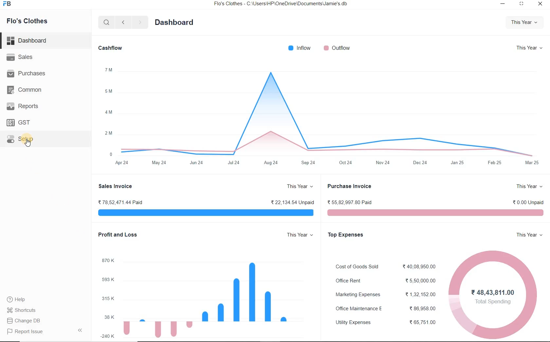 Image resolution: width=550 pixels, height=342 pixels. What do you see at coordinates (20, 139) in the screenshot?
I see `Setup` at bounding box center [20, 139].